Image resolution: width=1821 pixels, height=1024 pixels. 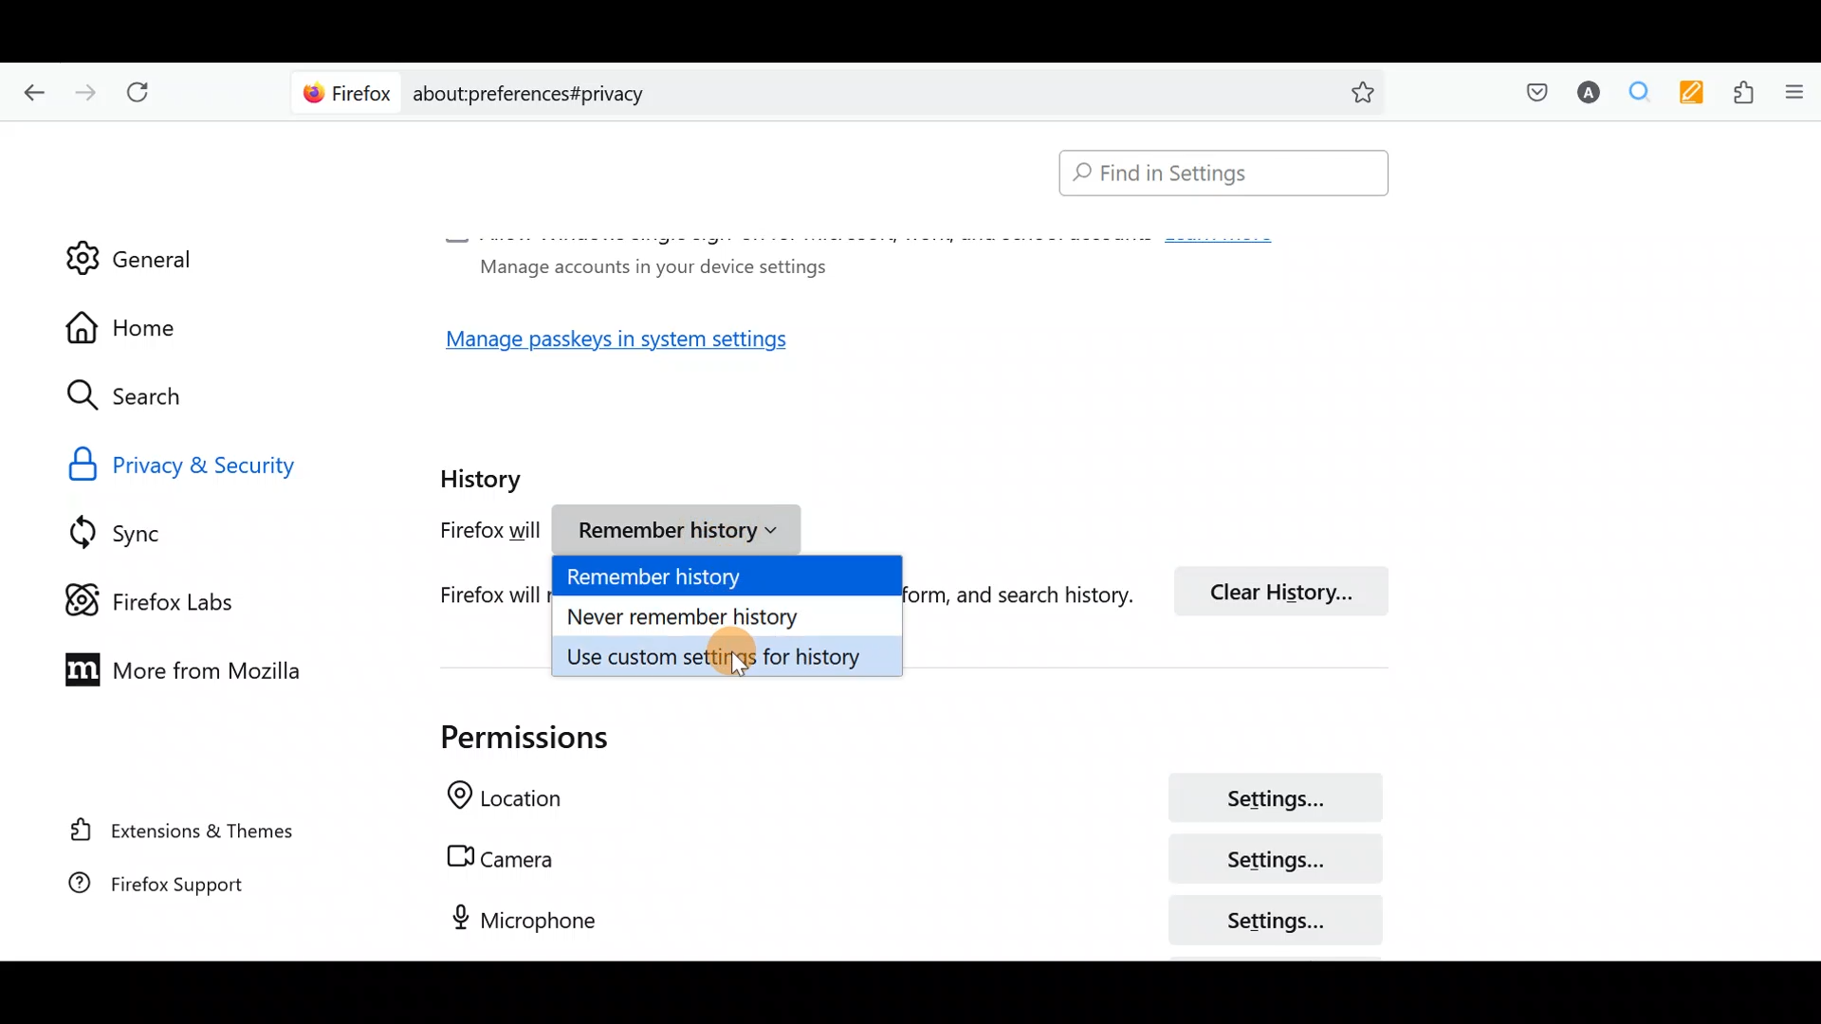 What do you see at coordinates (180, 893) in the screenshot?
I see `Firefox support` at bounding box center [180, 893].